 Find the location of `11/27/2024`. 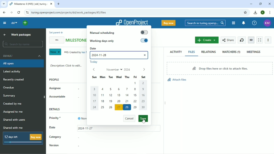

11/27/2024 is located at coordinates (85, 129).